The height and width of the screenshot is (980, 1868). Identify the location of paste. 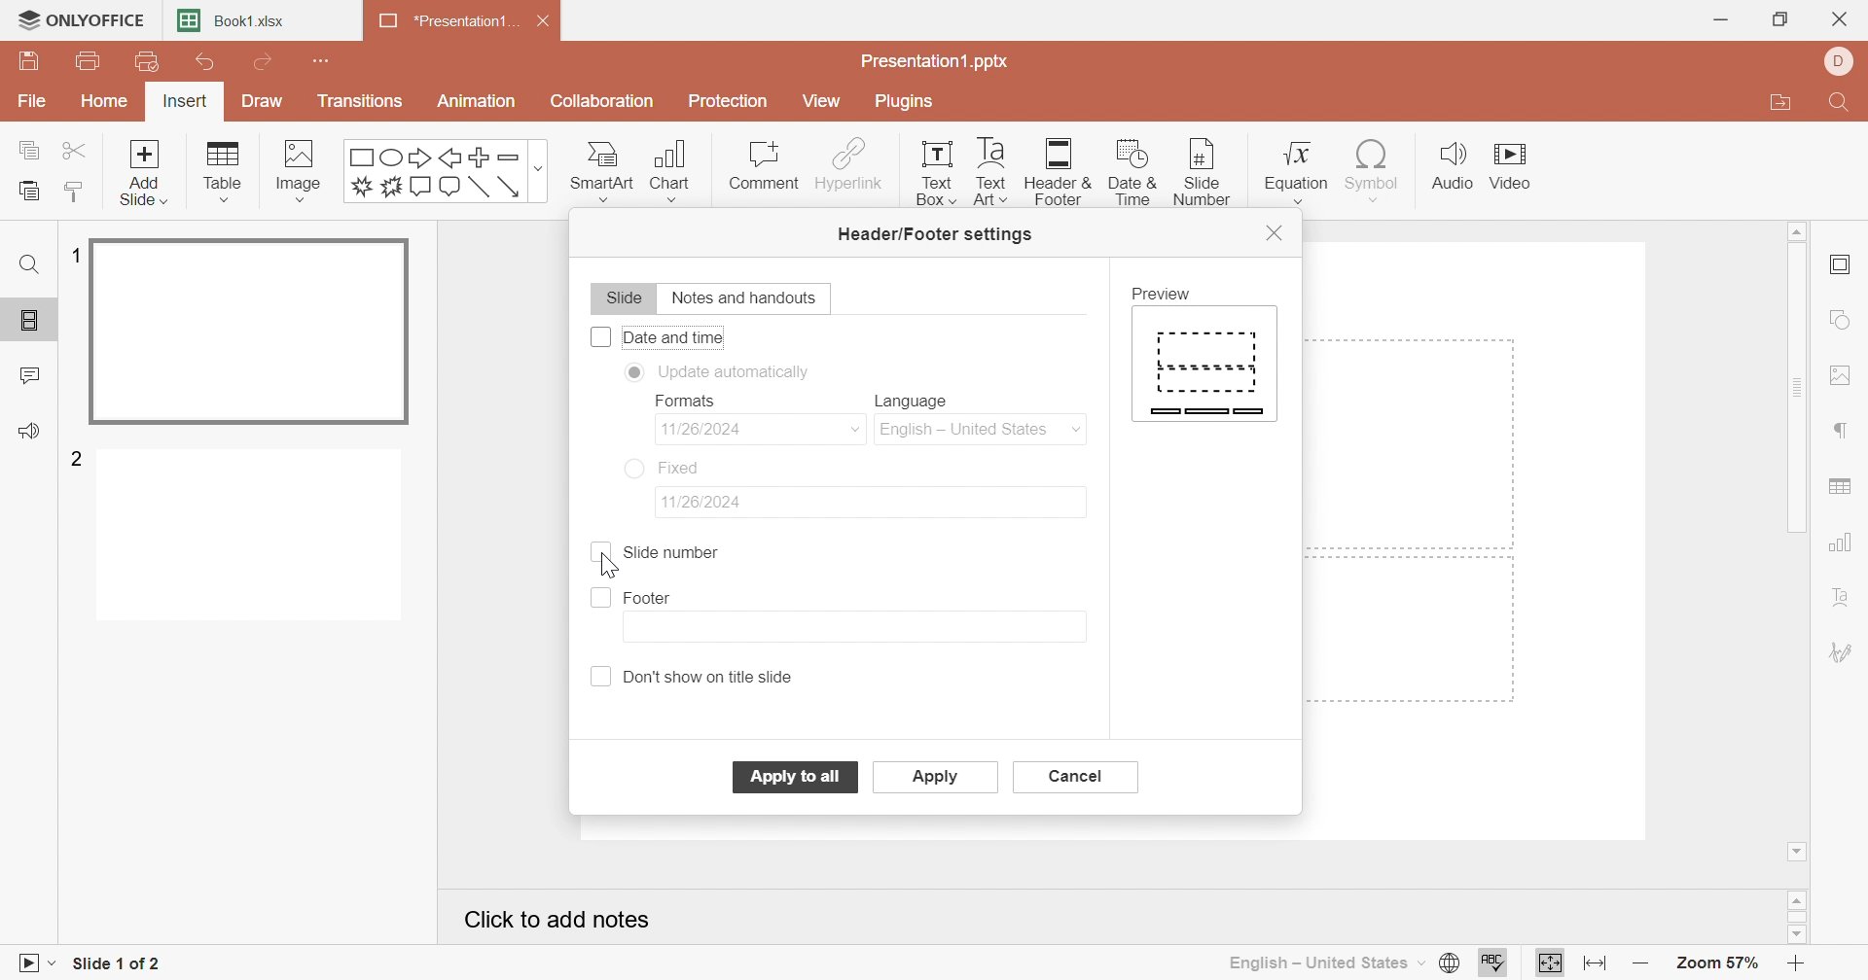
(26, 192).